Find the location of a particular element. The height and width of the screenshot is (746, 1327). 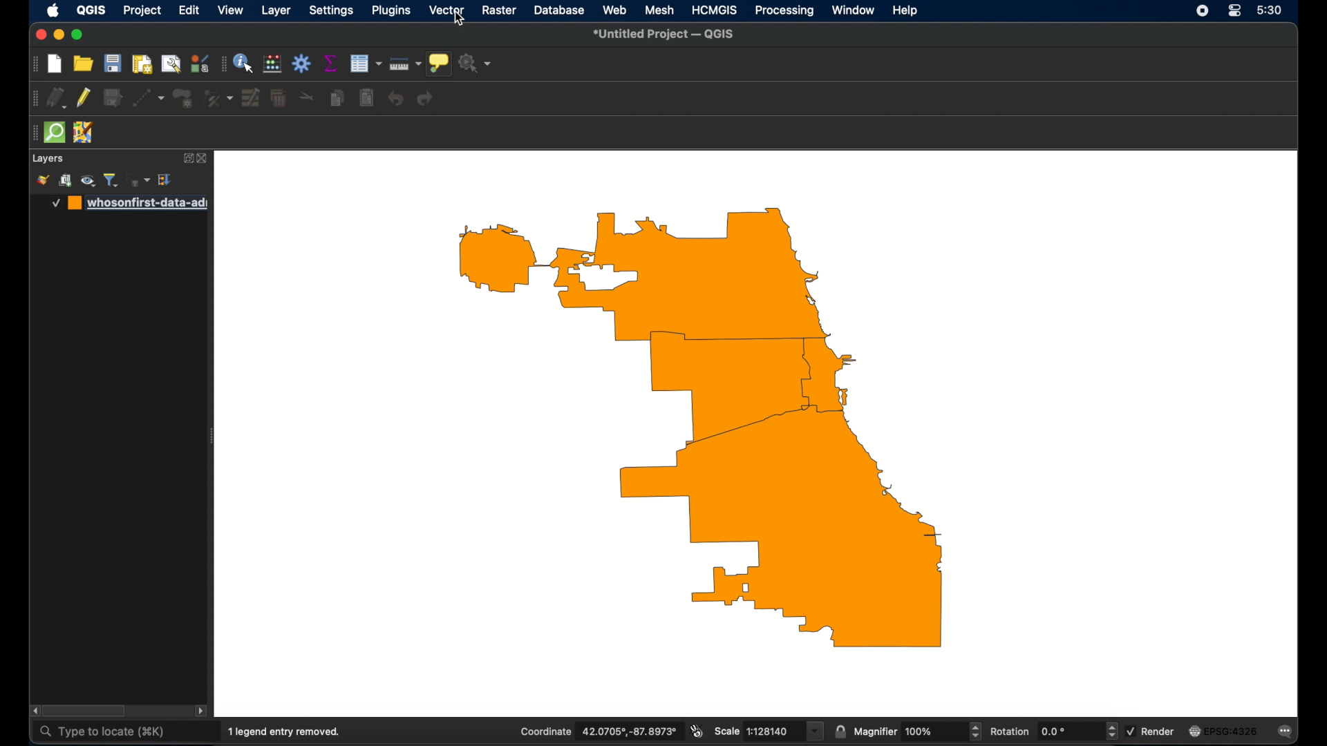

coordinate is located at coordinates (599, 731).